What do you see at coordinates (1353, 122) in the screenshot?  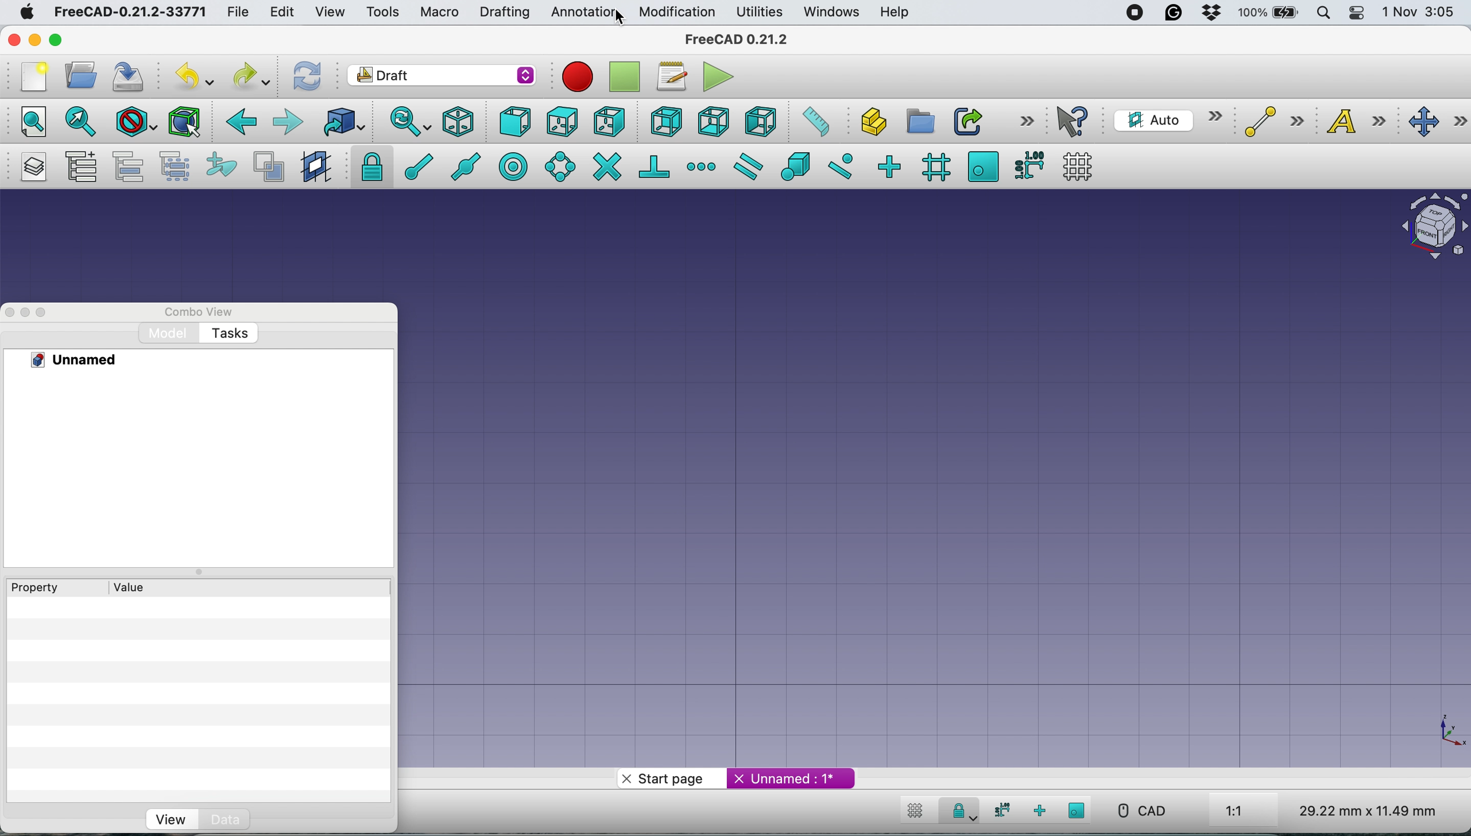 I see `text` at bounding box center [1353, 122].